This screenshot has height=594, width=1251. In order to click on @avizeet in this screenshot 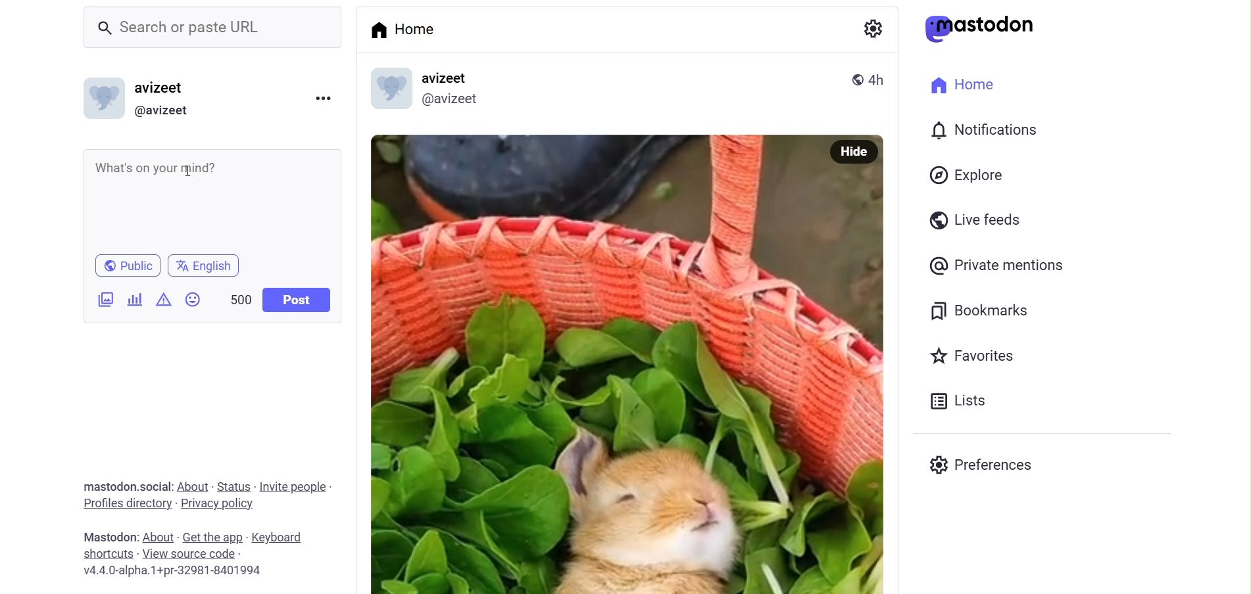, I will do `click(169, 112)`.